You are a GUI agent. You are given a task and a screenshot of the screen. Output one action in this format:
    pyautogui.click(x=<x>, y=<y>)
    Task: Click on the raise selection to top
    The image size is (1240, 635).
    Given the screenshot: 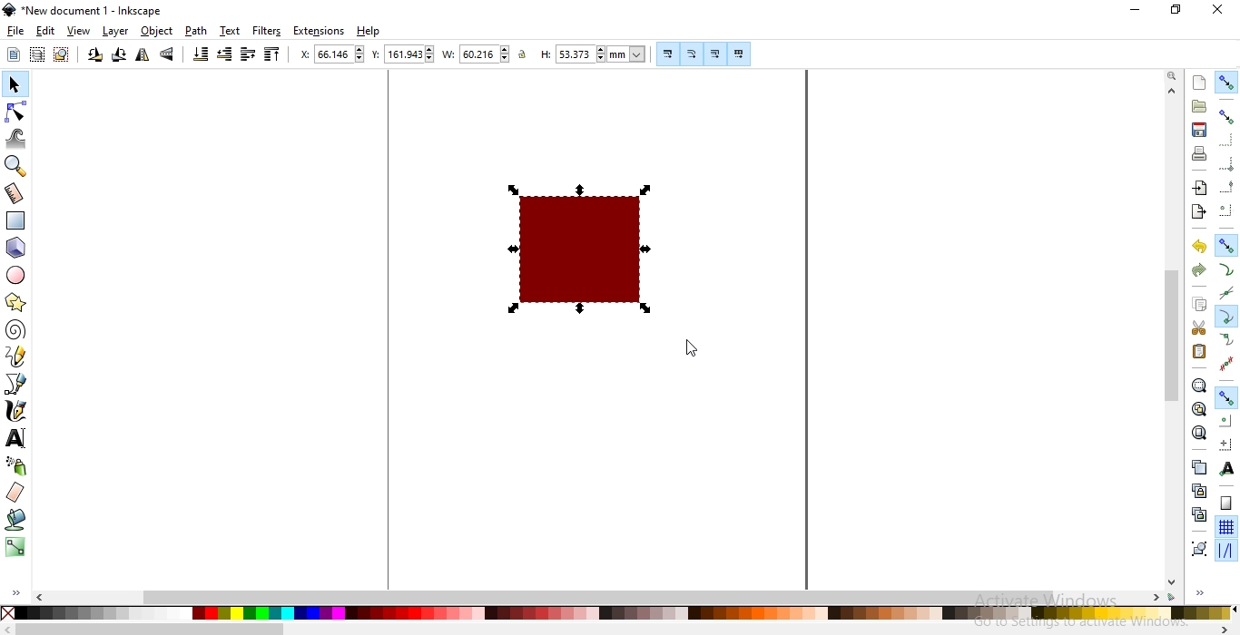 What is the action you would take?
    pyautogui.click(x=270, y=55)
    